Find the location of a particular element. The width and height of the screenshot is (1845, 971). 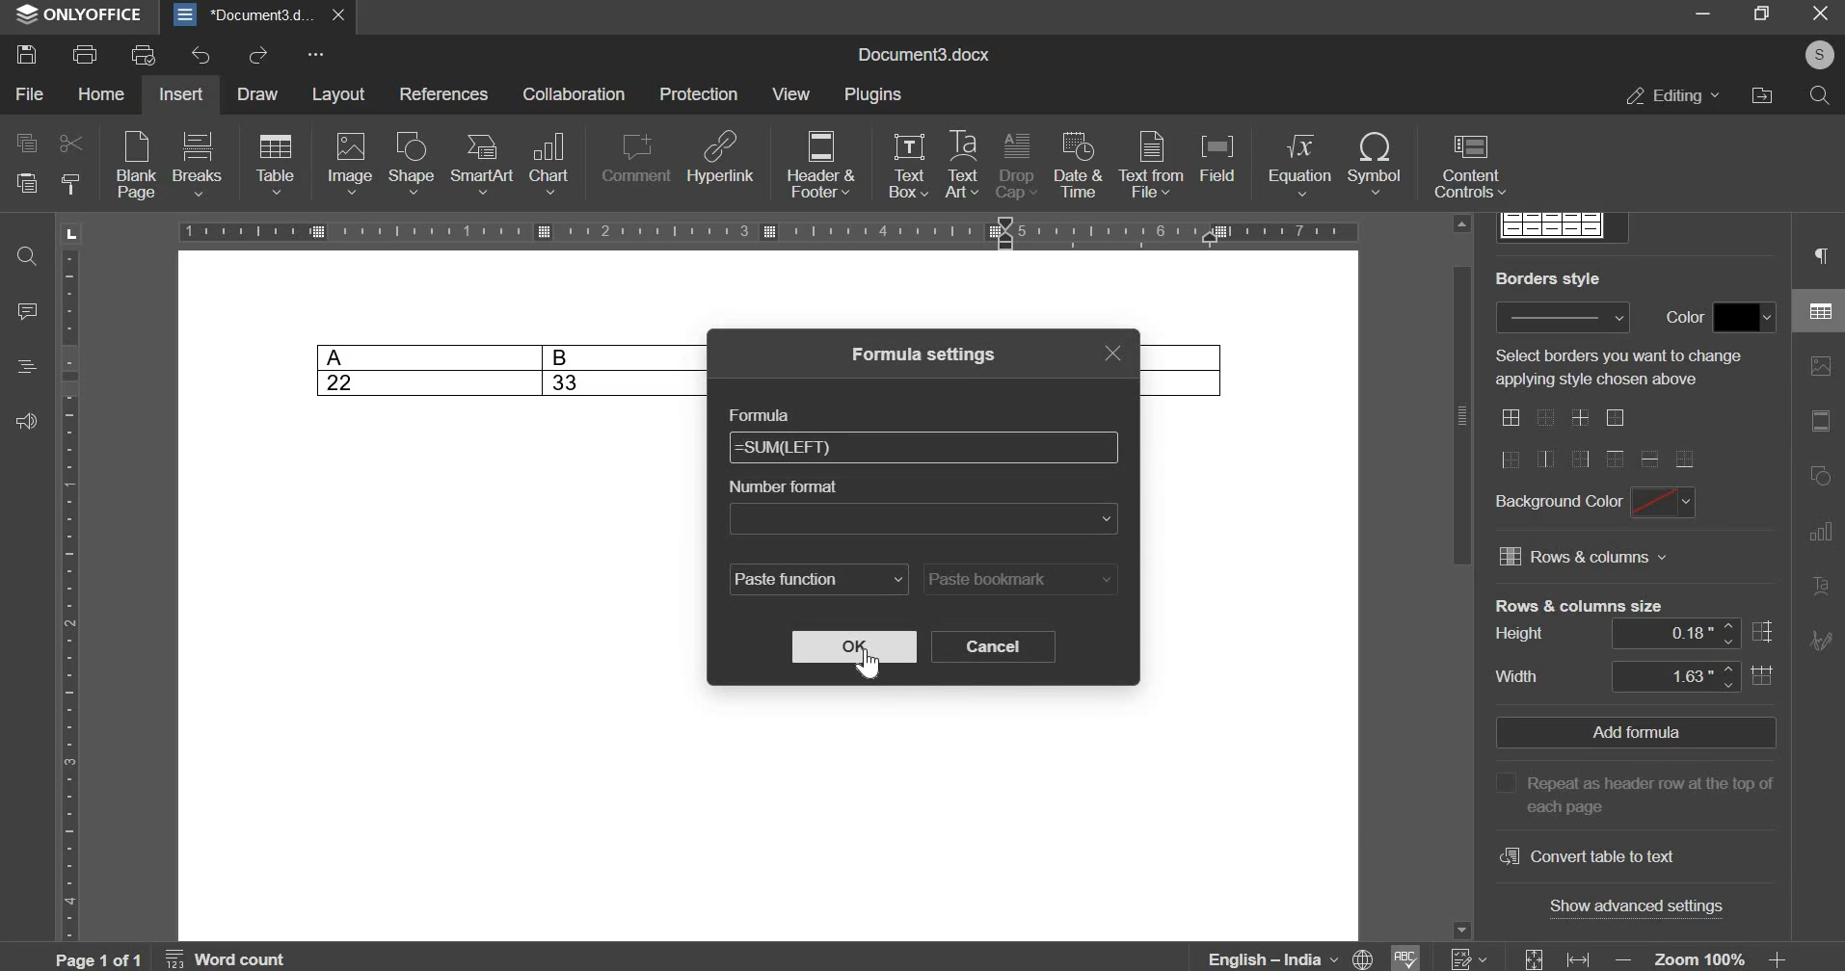

convert table to text is located at coordinates (1586, 854).